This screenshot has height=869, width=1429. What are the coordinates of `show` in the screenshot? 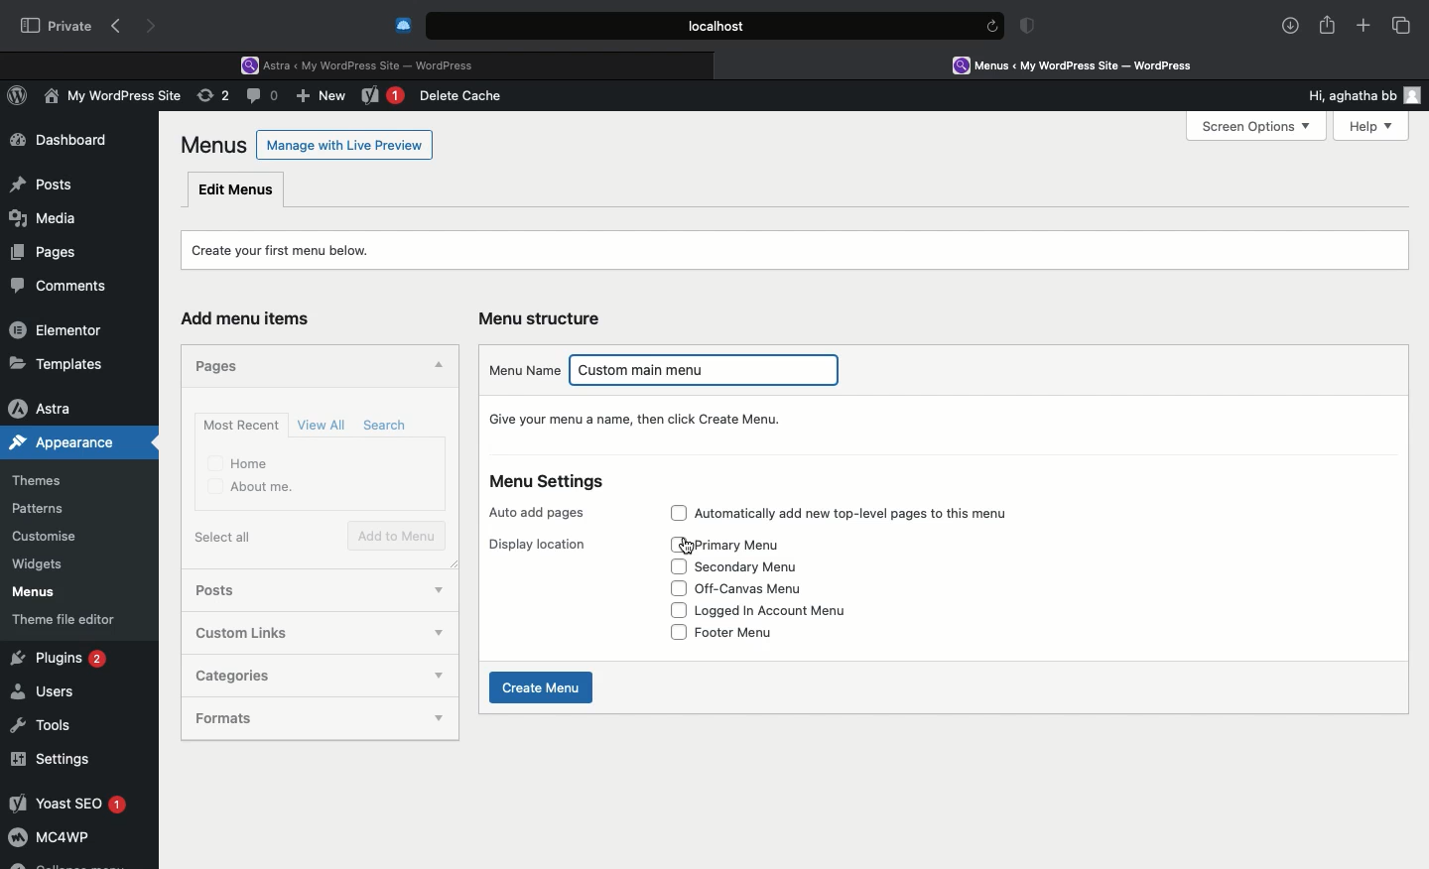 It's located at (437, 634).